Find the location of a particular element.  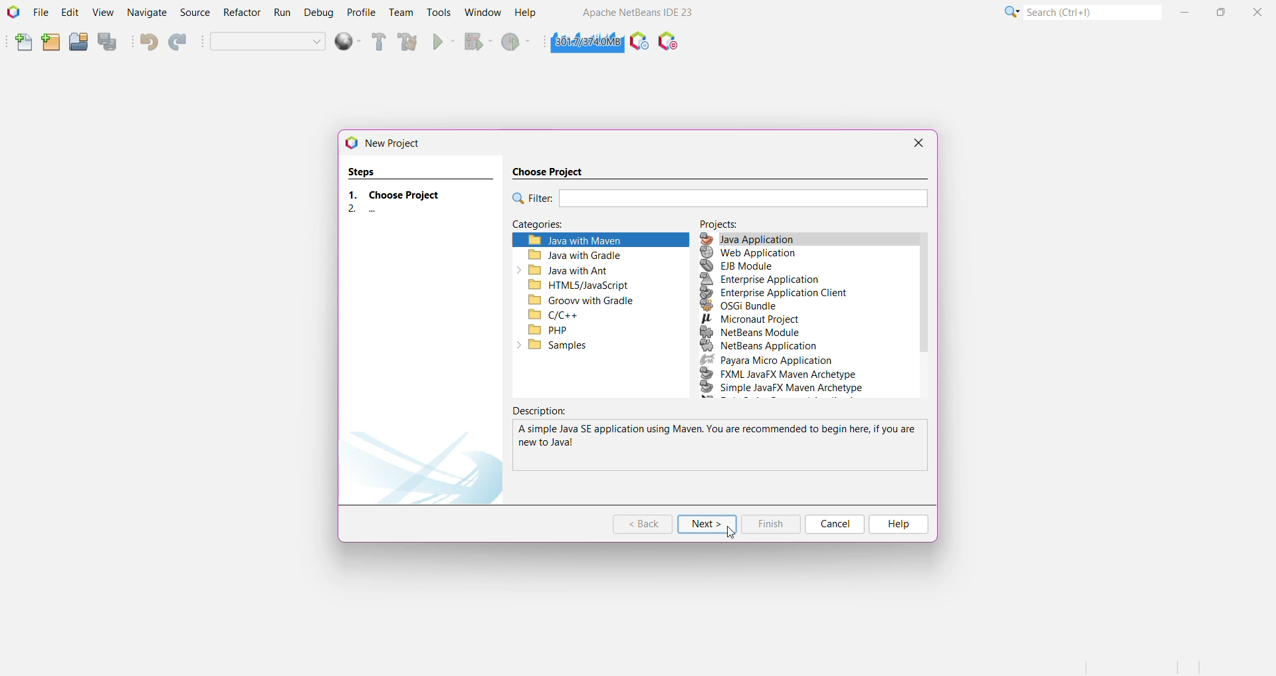

Close is located at coordinates (1257, 13).